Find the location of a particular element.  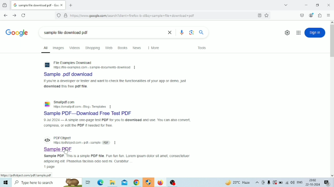

Title of the search is located at coordinates (89, 113).